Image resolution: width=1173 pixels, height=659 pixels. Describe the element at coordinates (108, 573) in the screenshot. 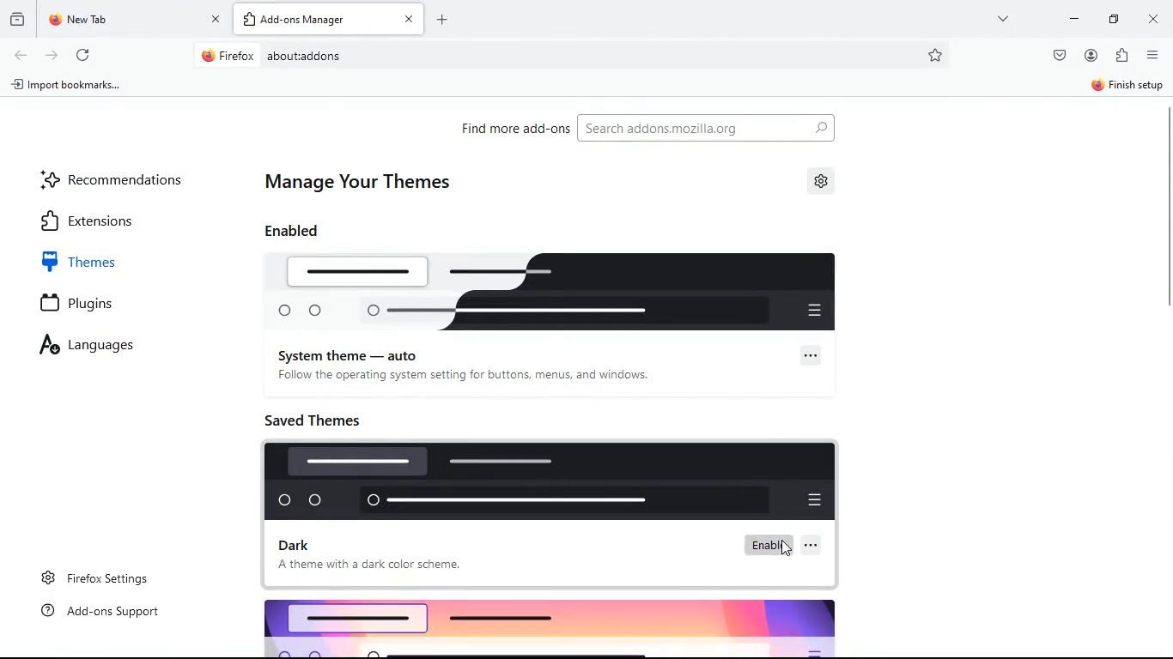

I see `firefox settings` at that location.